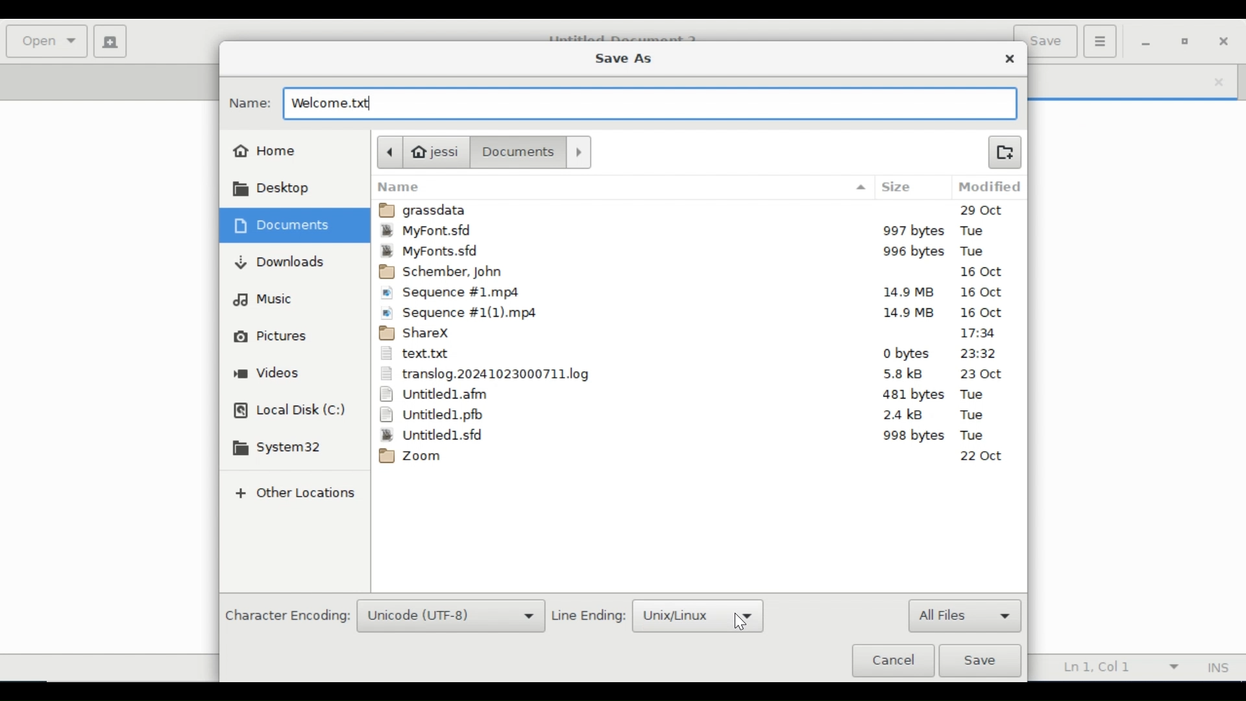  Describe the element at coordinates (621, 60) in the screenshot. I see `Save As` at that location.